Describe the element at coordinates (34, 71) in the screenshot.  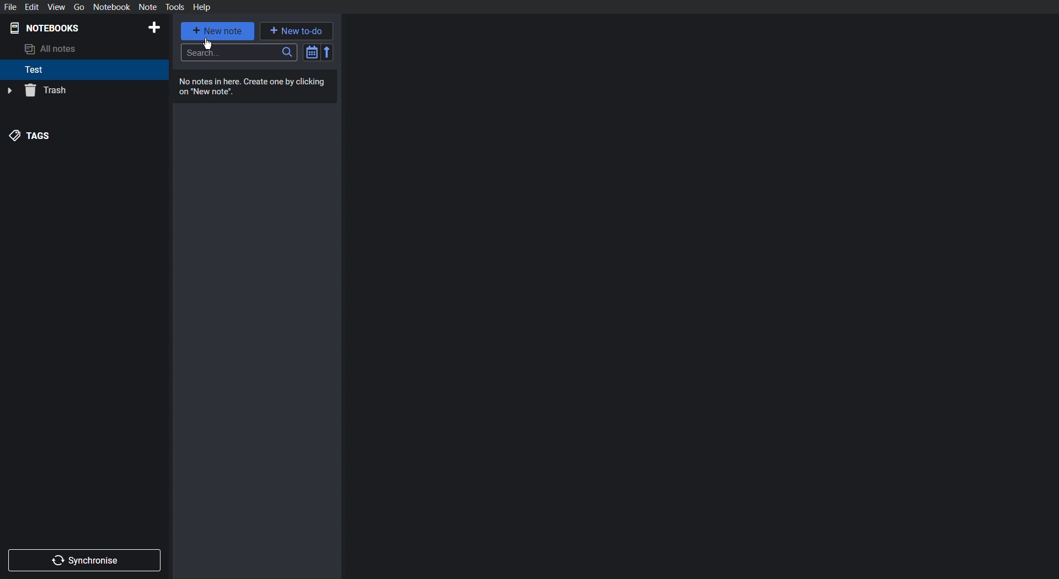
I see `Test` at that location.